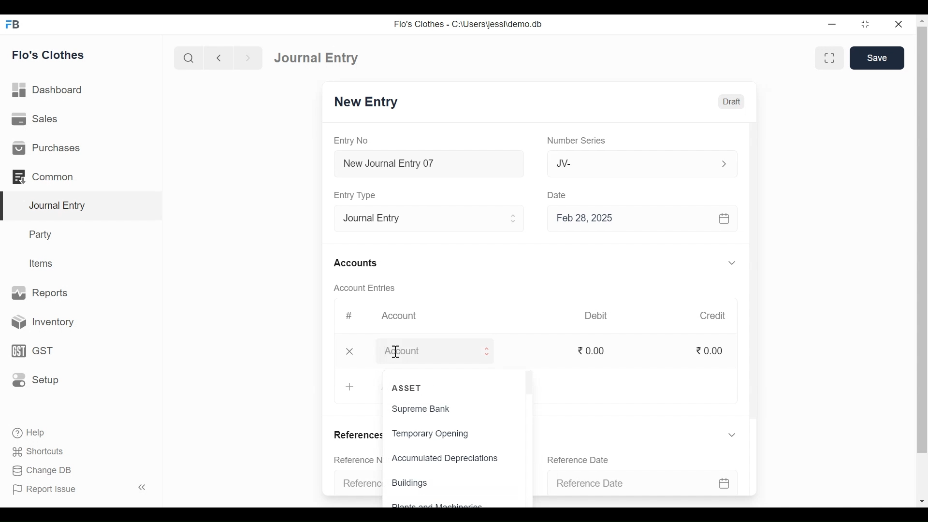  Describe the element at coordinates (922, 501) in the screenshot. I see `Scroll down` at that location.